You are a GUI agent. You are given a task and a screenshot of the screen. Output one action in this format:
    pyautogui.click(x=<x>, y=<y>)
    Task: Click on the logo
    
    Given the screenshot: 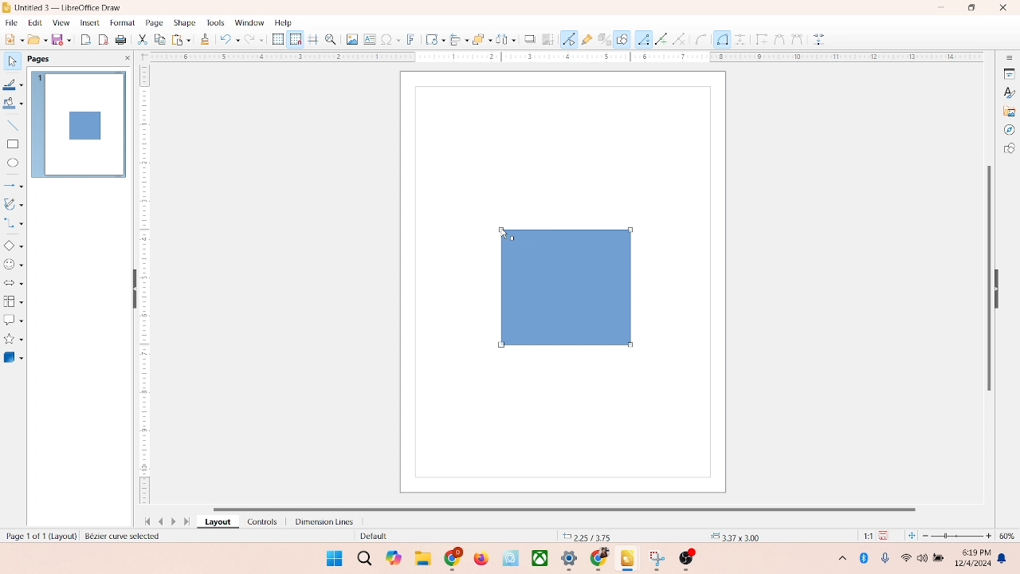 What is the action you would take?
    pyautogui.click(x=7, y=7)
    